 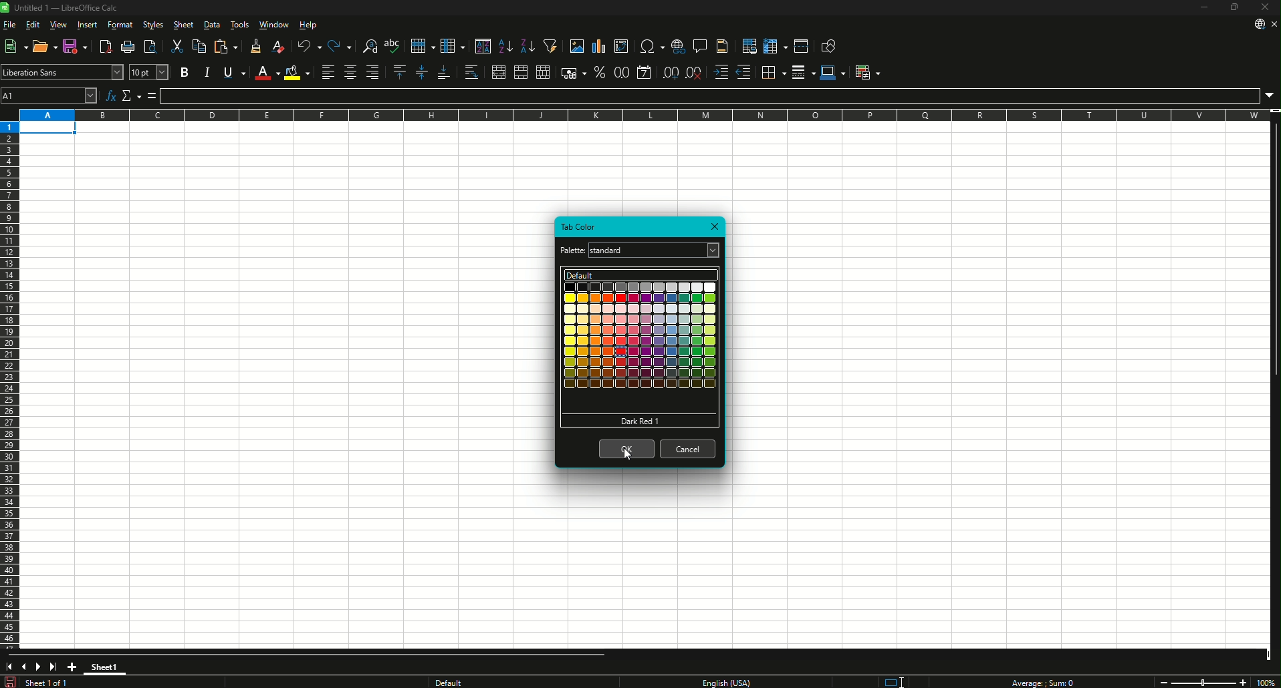 I want to click on Font Size, so click(x=149, y=72).